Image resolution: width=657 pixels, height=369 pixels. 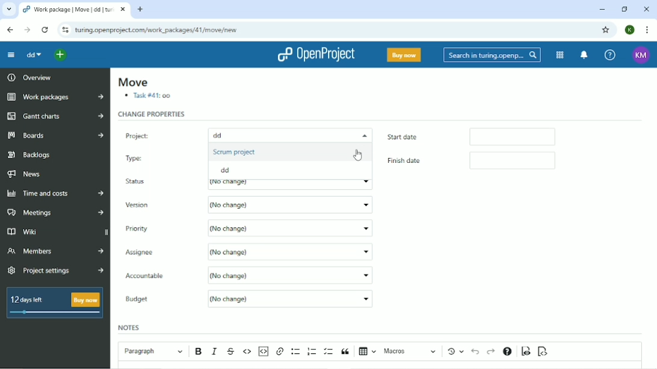 I want to click on Backlogs, so click(x=30, y=155).